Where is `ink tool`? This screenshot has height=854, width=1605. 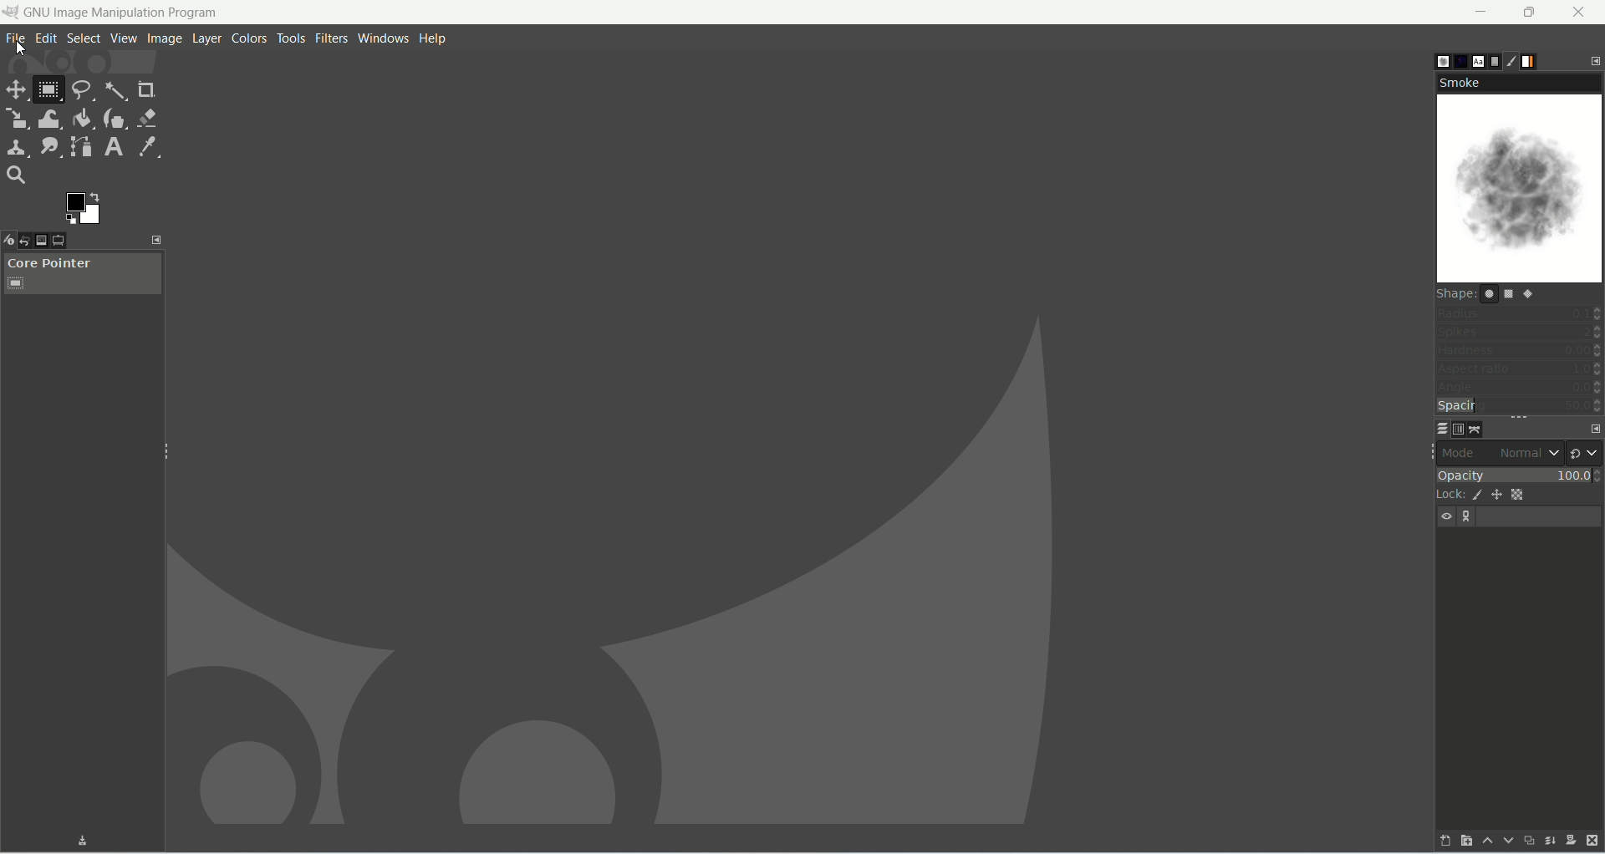 ink tool is located at coordinates (115, 119).